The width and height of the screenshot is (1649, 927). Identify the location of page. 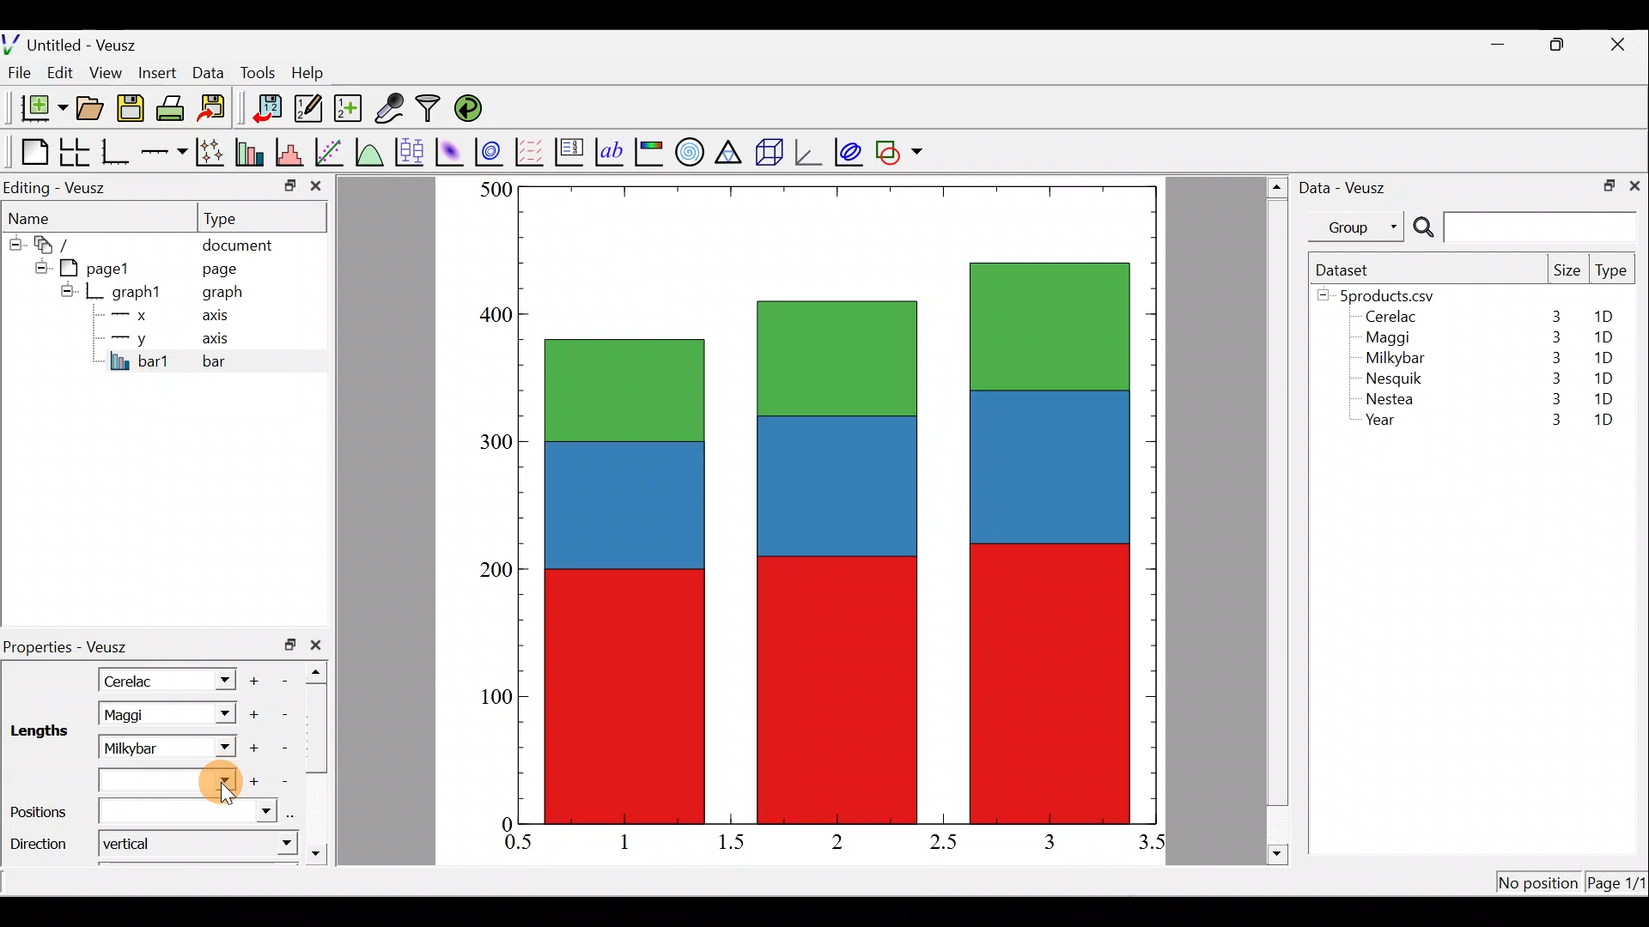
(218, 268).